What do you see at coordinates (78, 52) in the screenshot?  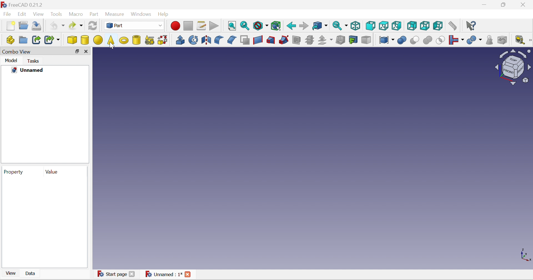 I see `Restore down` at bounding box center [78, 52].